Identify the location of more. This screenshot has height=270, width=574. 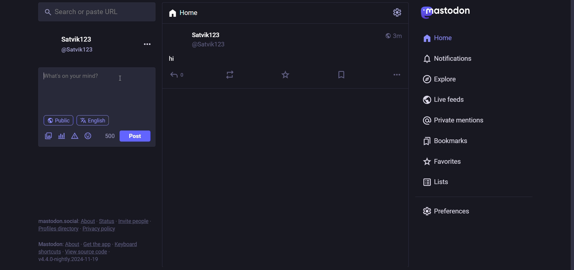
(395, 75).